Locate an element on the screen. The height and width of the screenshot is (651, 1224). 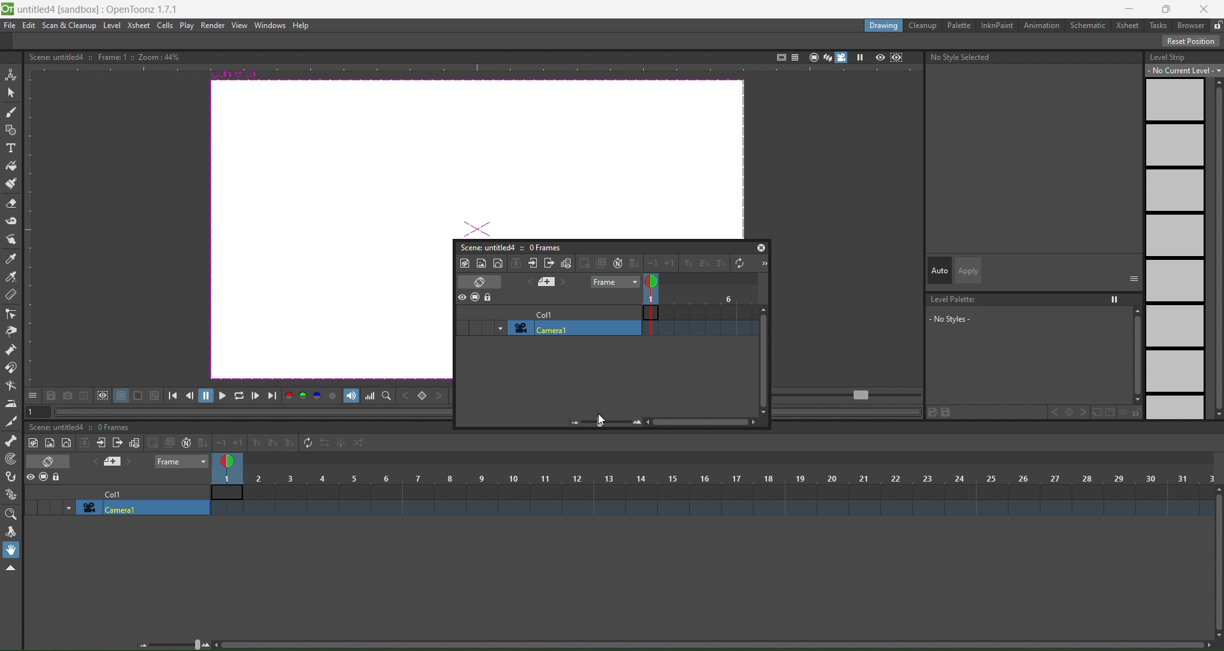
 is located at coordinates (602, 263).